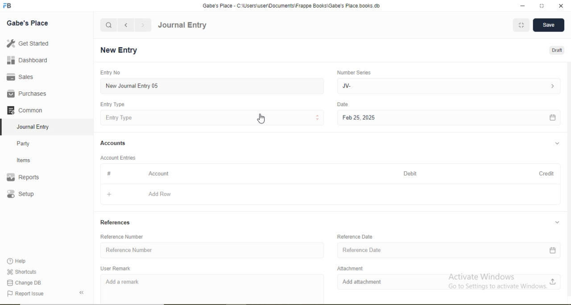 The width and height of the screenshot is (571, 305). Describe the element at coordinates (25, 61) in the screenshot. I see `Dashboard` at that location.